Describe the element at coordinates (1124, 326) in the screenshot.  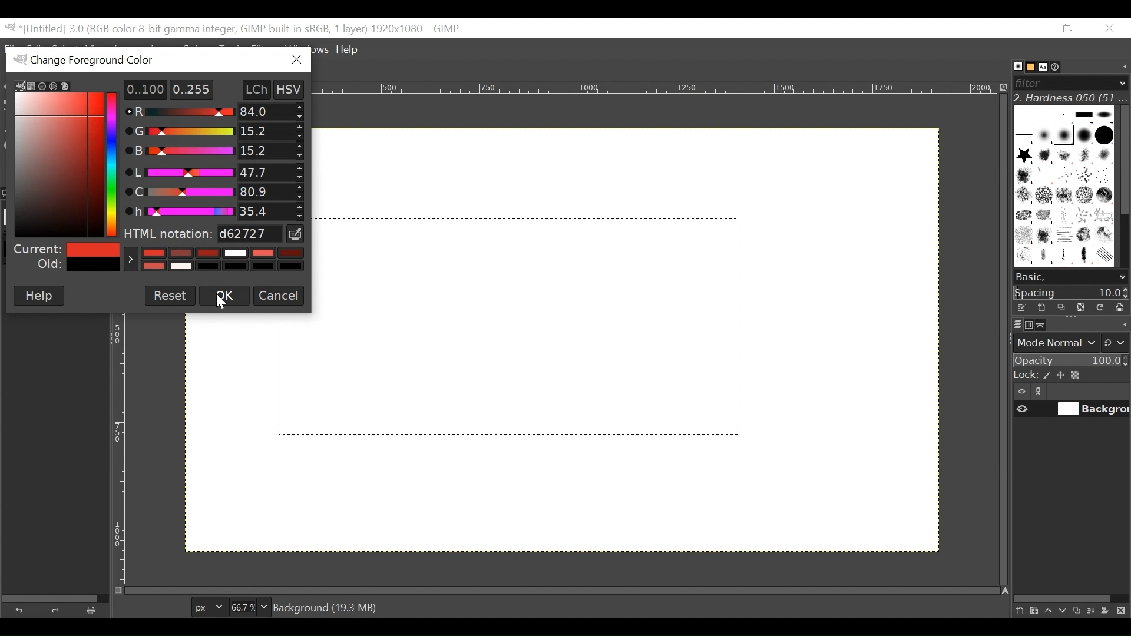
I see `configure this tab` at that location.